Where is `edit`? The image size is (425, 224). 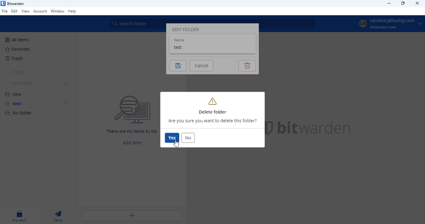
edit is located at coordinates (65, 103).